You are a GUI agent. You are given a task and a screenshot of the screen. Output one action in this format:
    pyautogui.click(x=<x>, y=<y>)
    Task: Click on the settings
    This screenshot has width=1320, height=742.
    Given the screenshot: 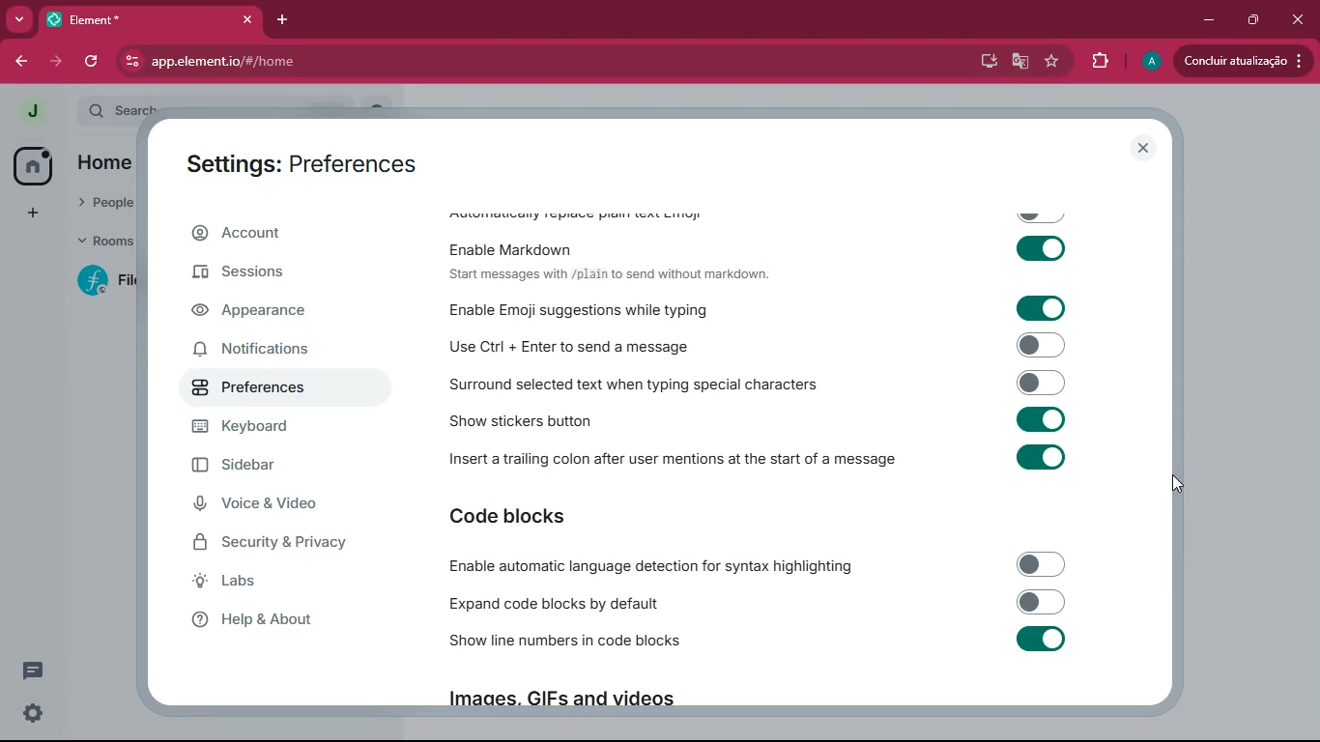 What is the action you would take?
    pyautogui.click(x=28, y=715)
    